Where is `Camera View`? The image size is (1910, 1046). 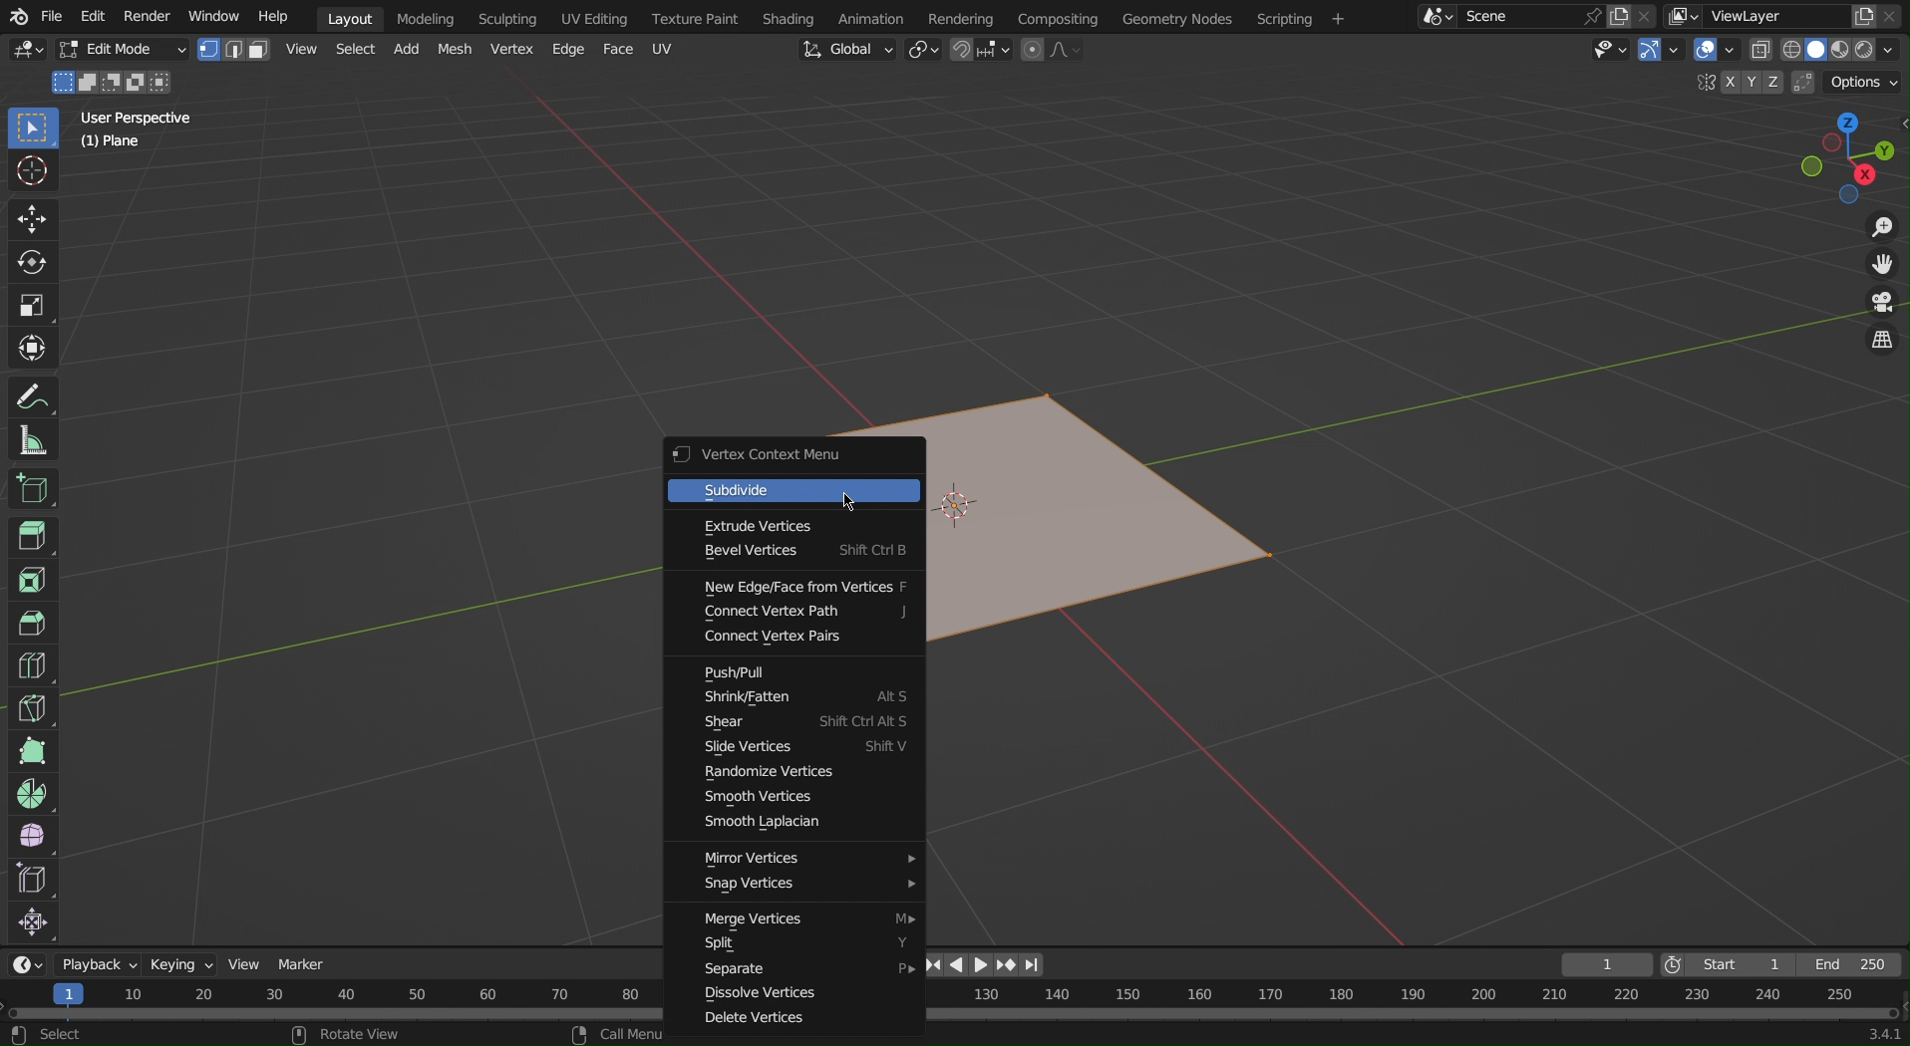 Camera View is located at coordinates (1882, 306).